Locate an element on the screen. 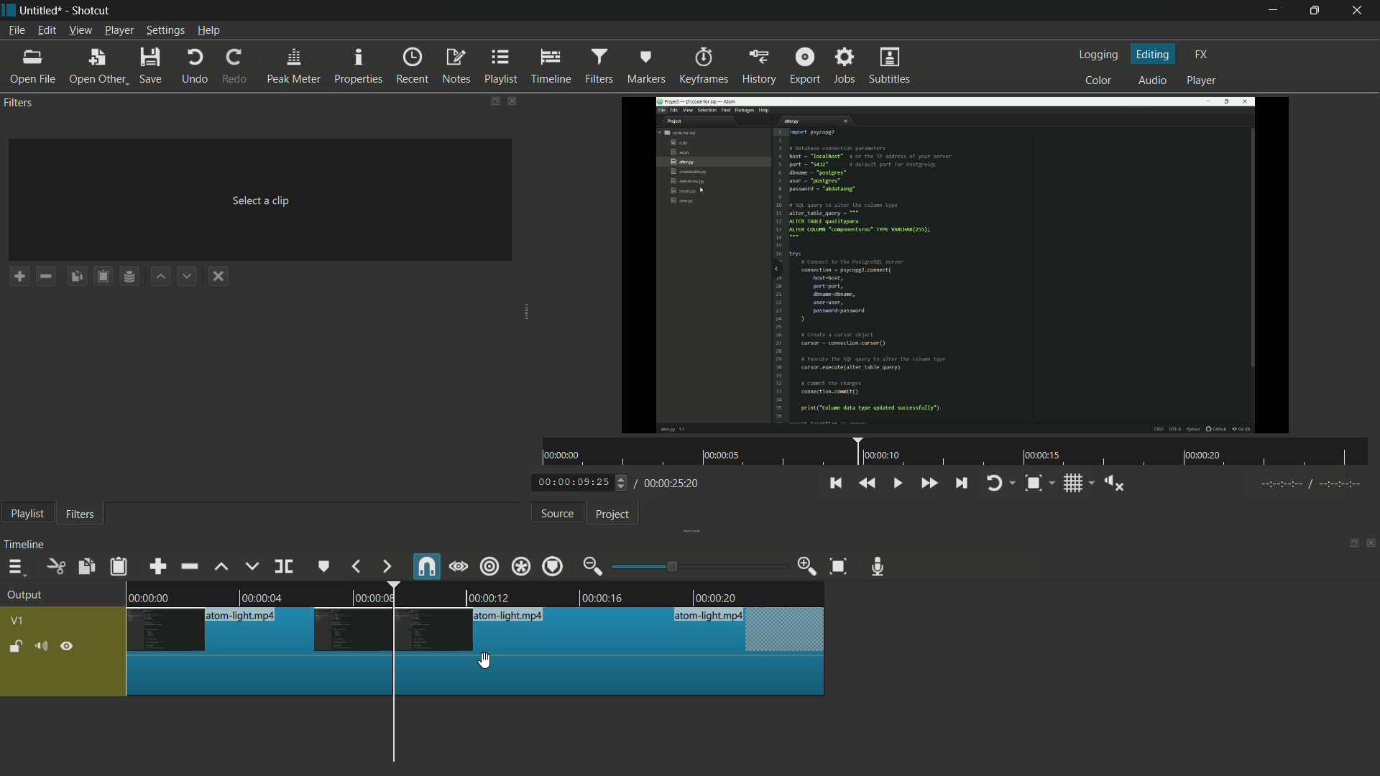 The image size is (1380, 776). previous marker is located at coordinates (357, 566).